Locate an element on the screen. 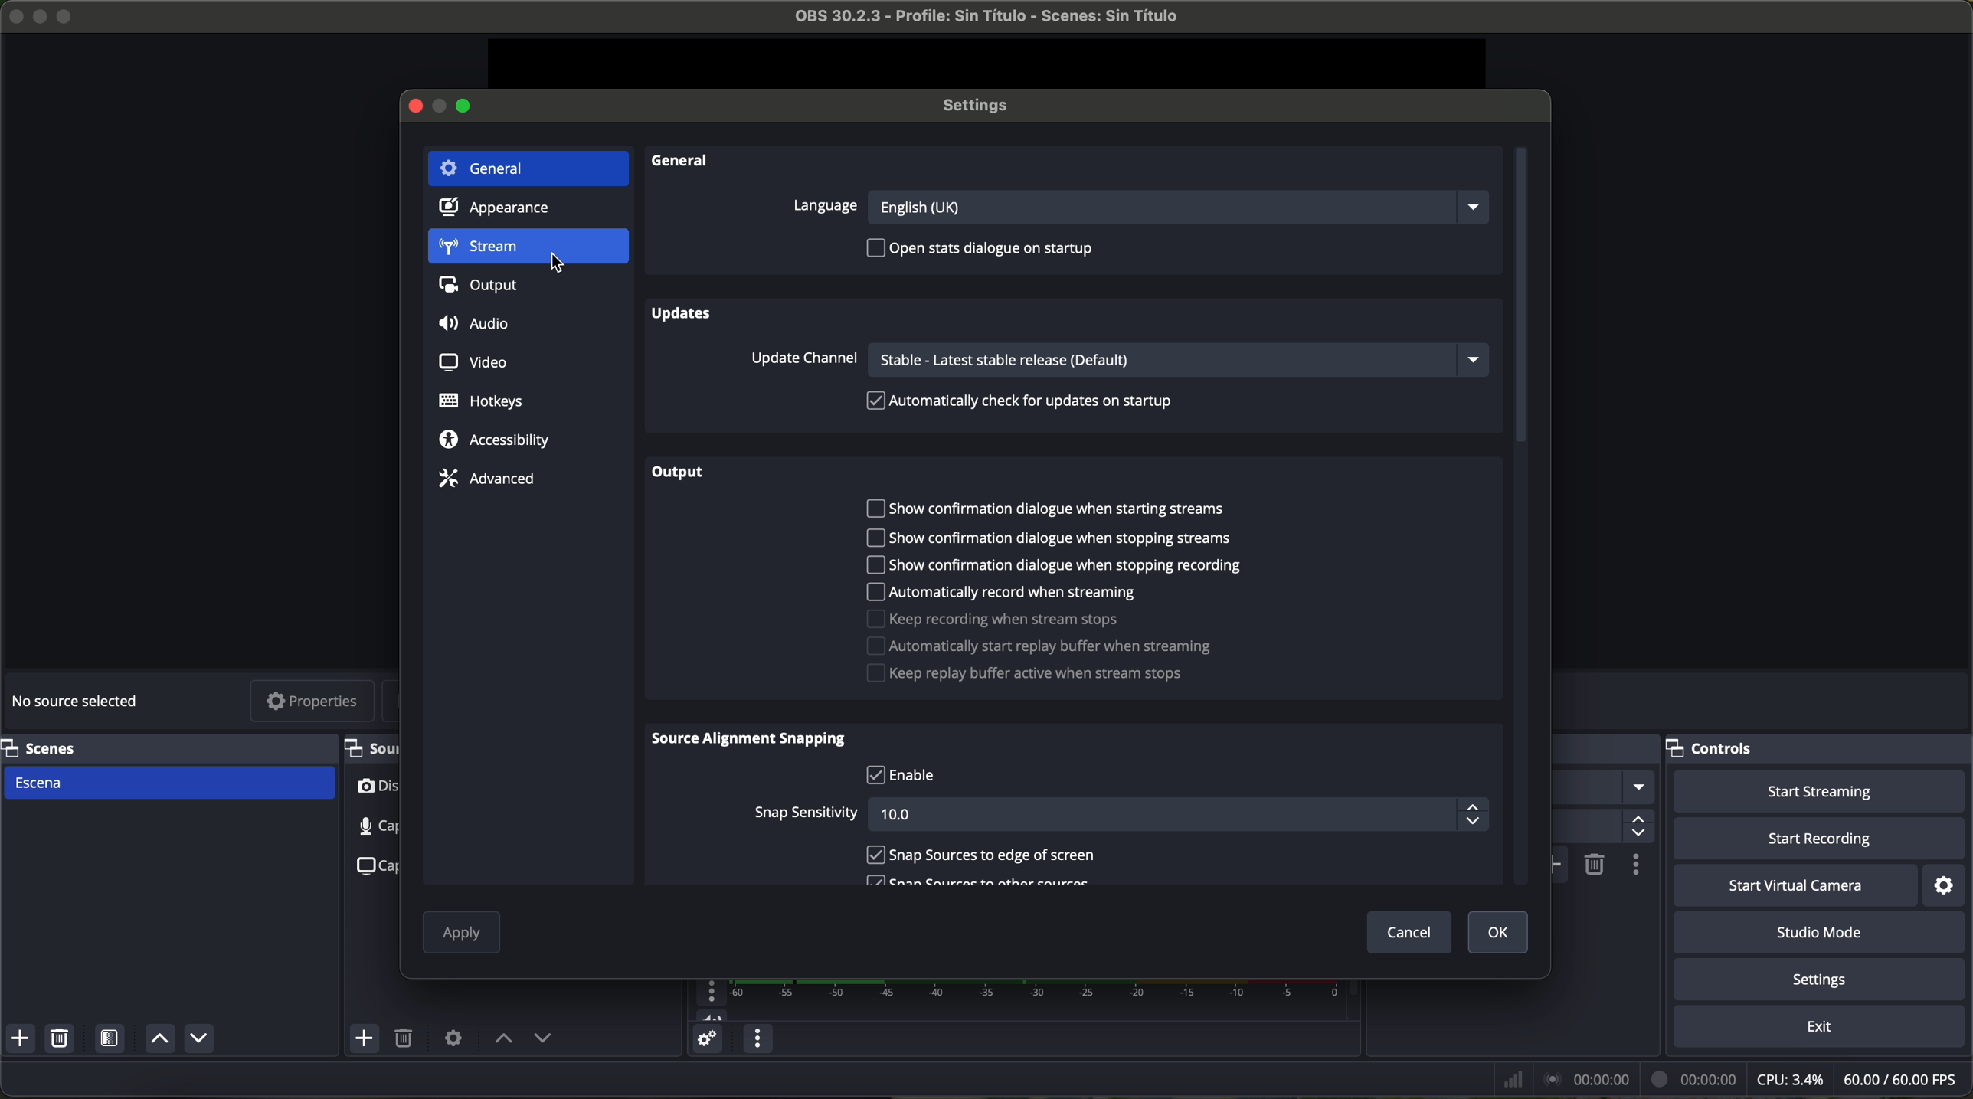 The image size is (1973, 1099). OK button is located at coordinates (1498, 931).